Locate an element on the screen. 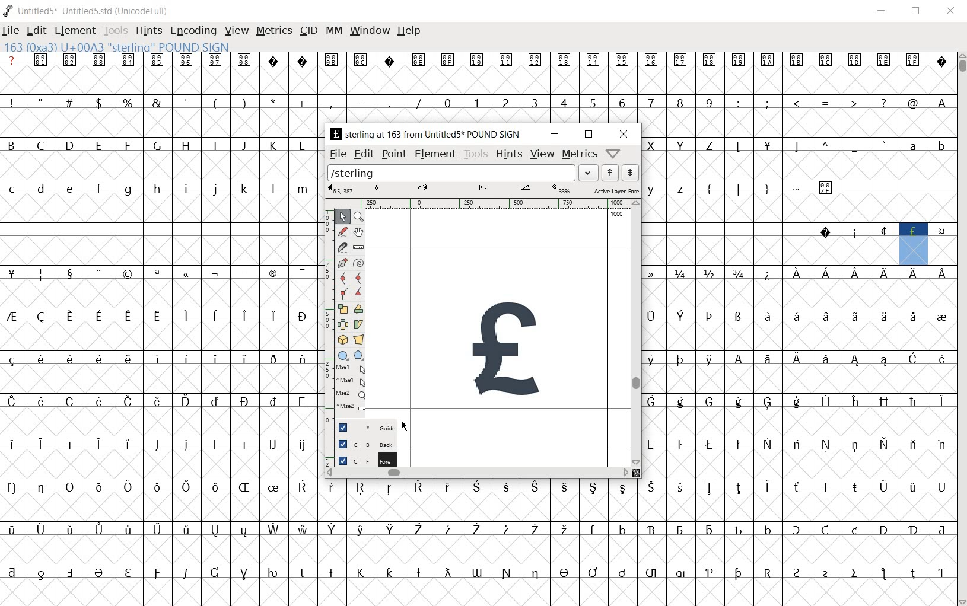  Symbol is located at coordinates (767, 403).